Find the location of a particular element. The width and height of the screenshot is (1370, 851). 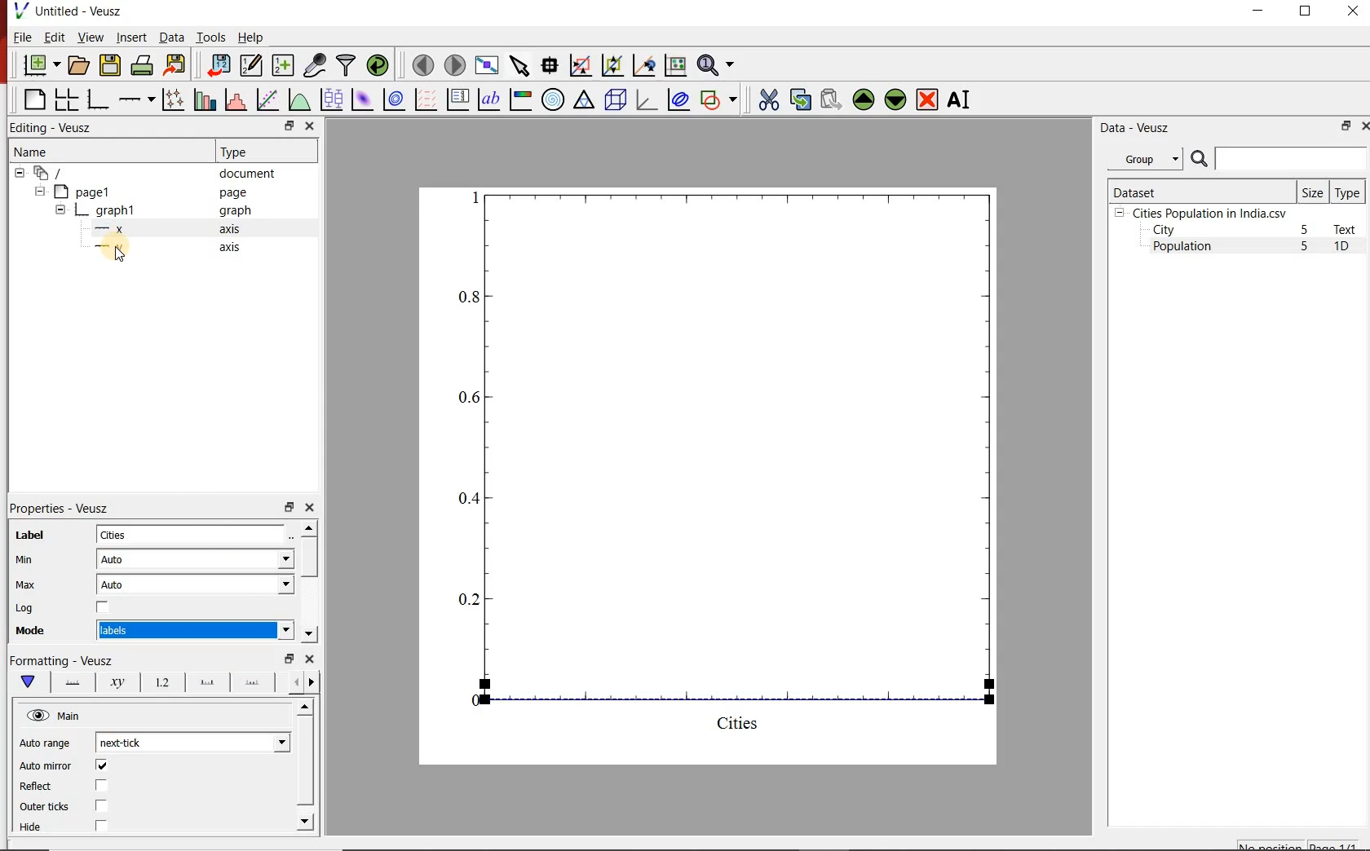

restore is located at coordinates (288, 506).